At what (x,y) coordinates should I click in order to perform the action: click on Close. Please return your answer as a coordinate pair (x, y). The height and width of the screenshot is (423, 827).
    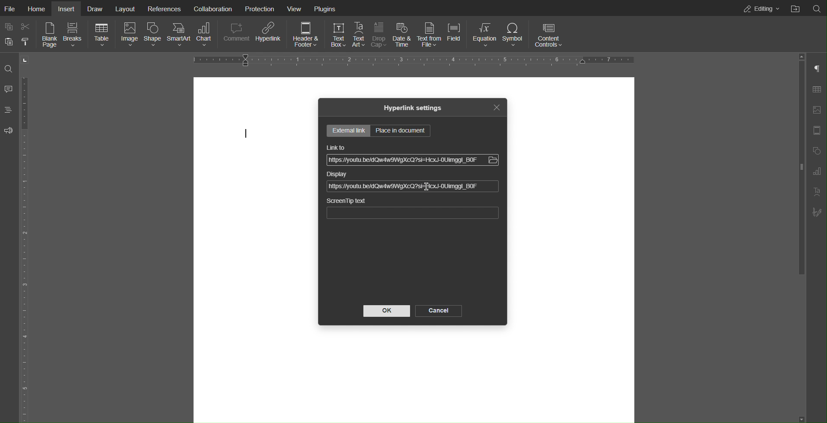
    Looking at the image, I should click on (498, 107).